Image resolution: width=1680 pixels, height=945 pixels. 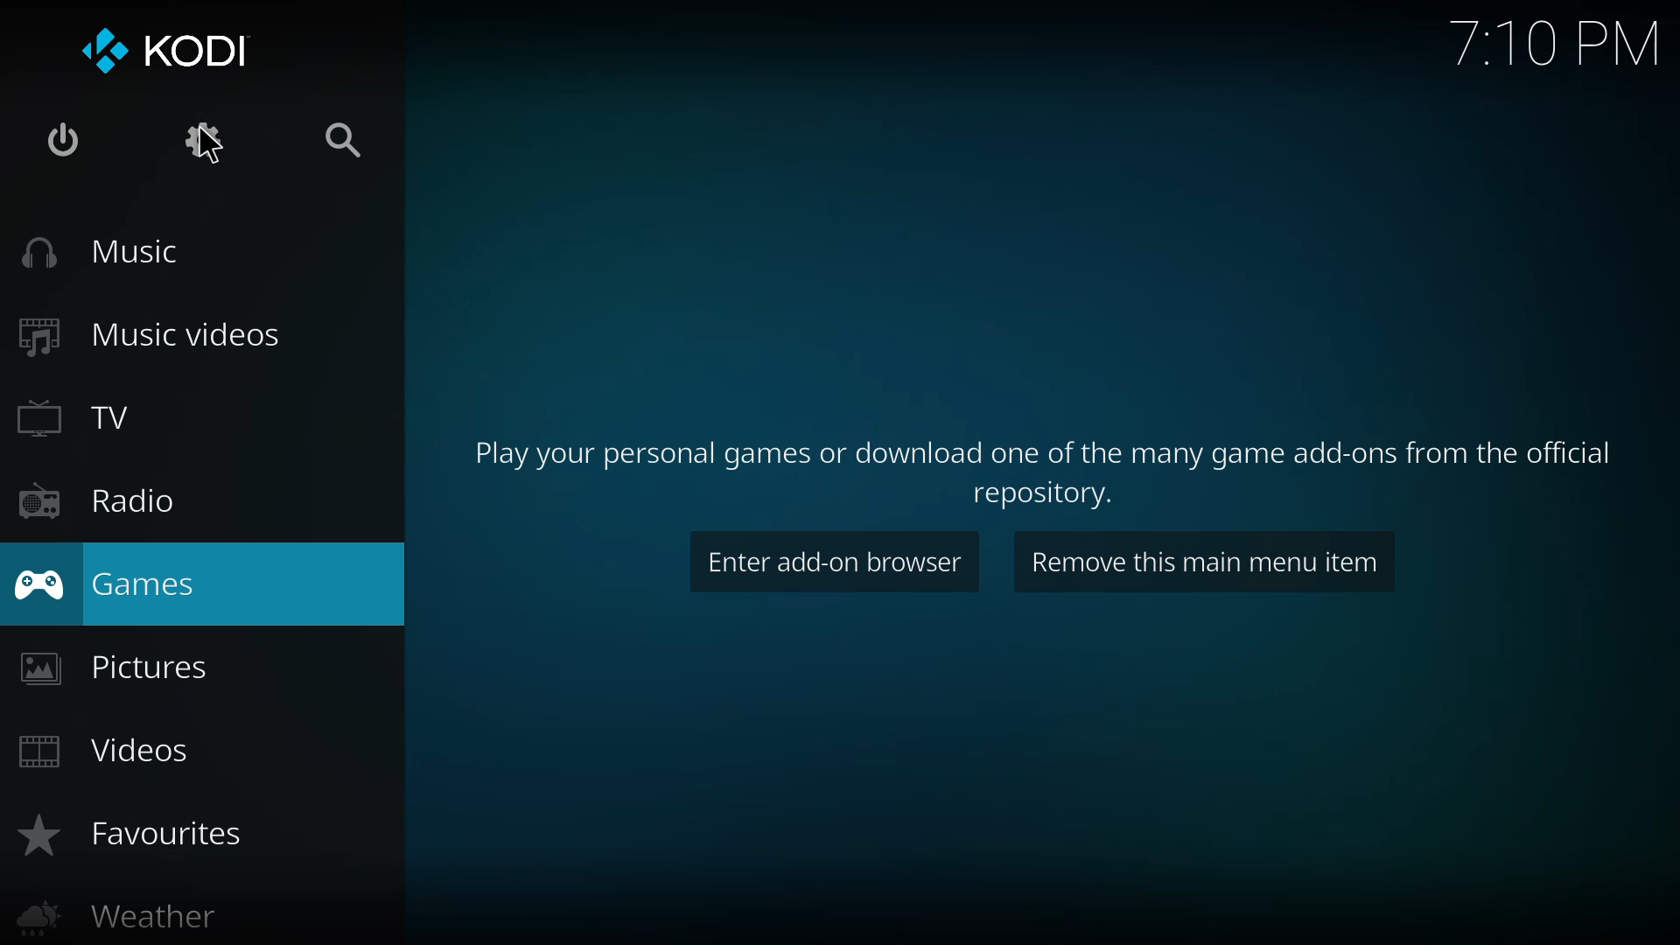 I want to click on cursor, so click(x=216, y=154).